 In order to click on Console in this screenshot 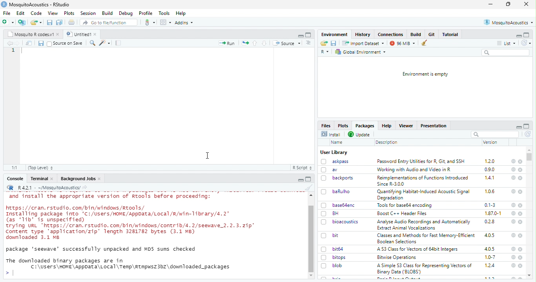, I will do `click(16, 179)`.